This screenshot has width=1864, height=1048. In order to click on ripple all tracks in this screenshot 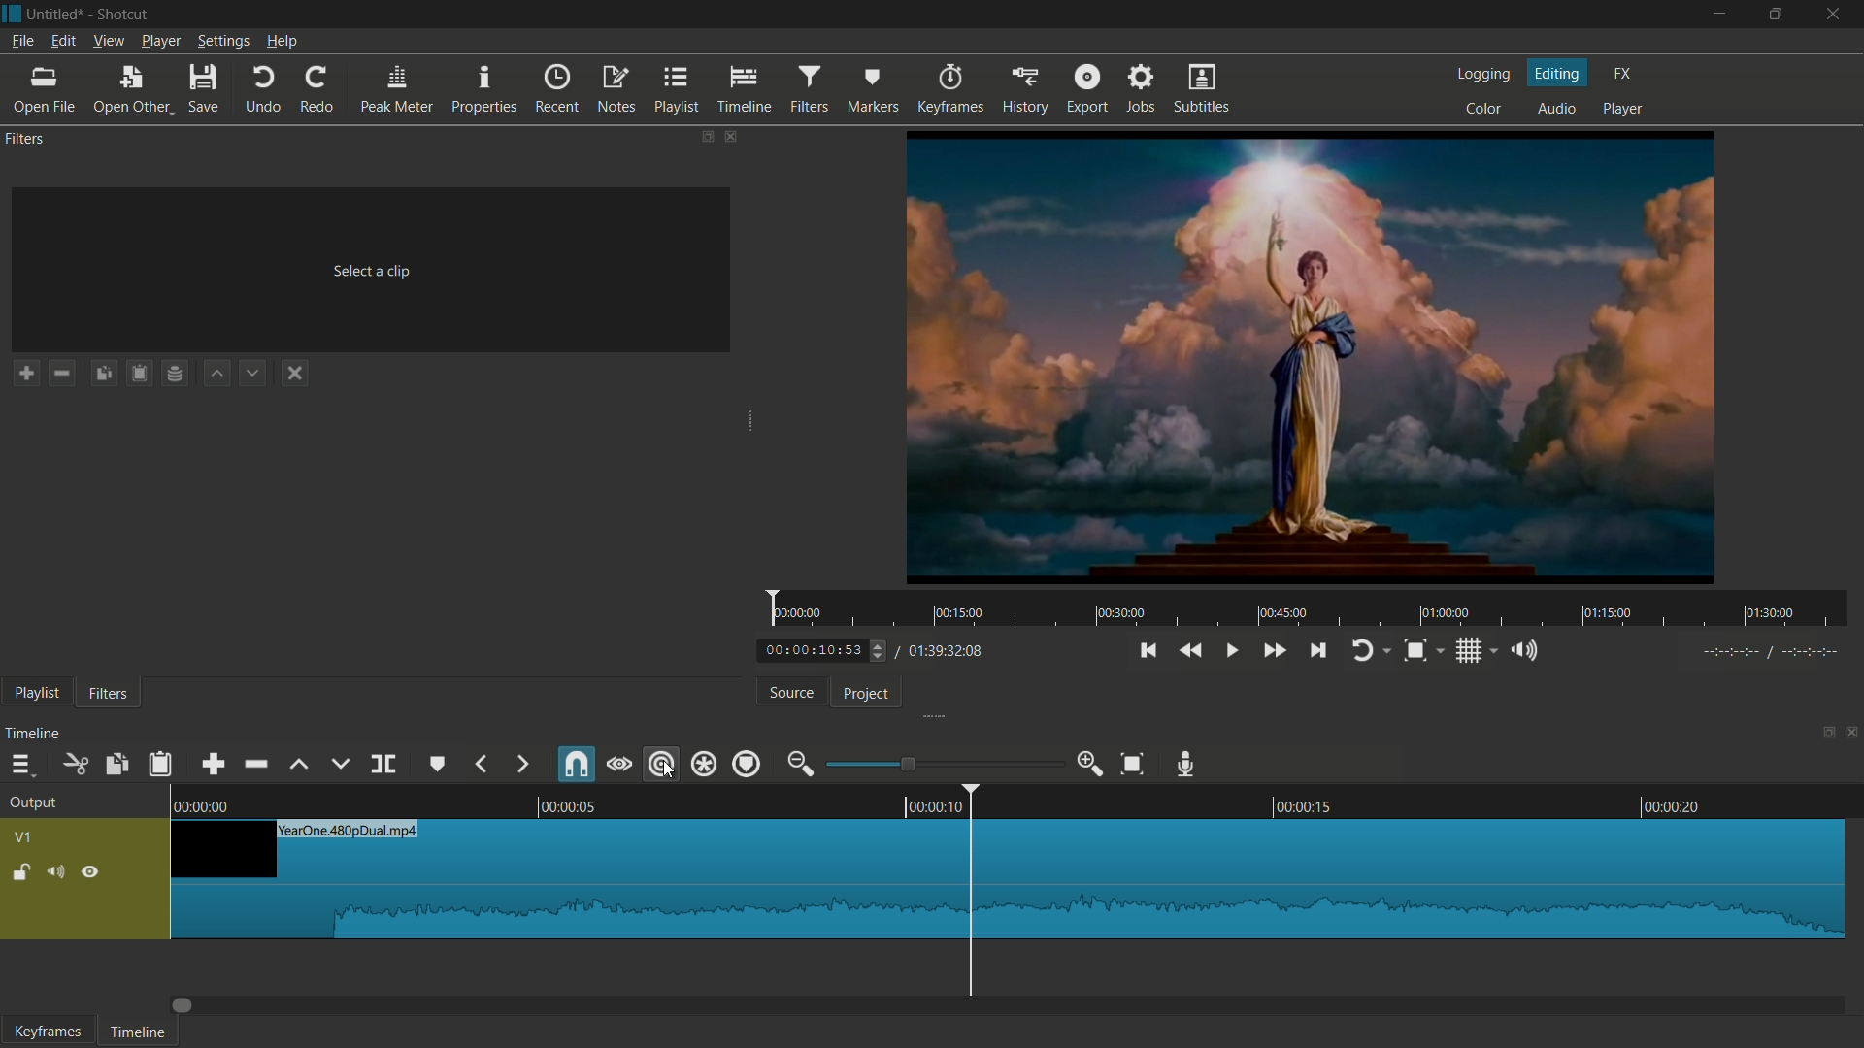, I will do `click(702, 764)`.